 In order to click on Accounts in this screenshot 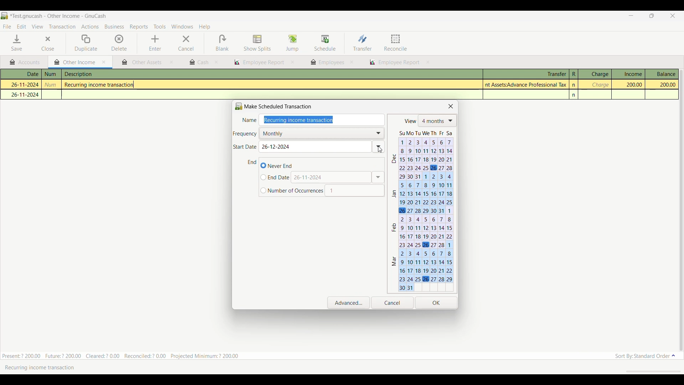, I will do `click(26, 62)`.